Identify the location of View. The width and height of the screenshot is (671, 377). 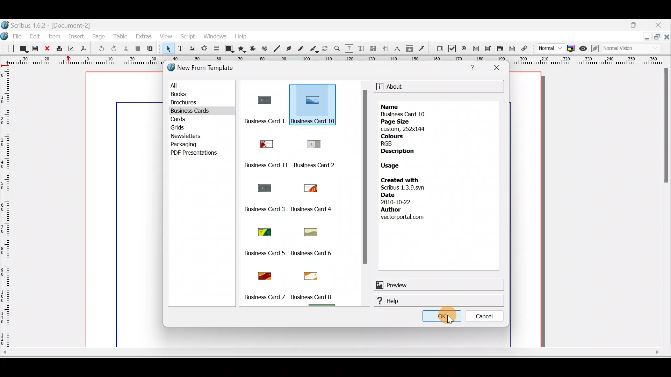
(165, 37).